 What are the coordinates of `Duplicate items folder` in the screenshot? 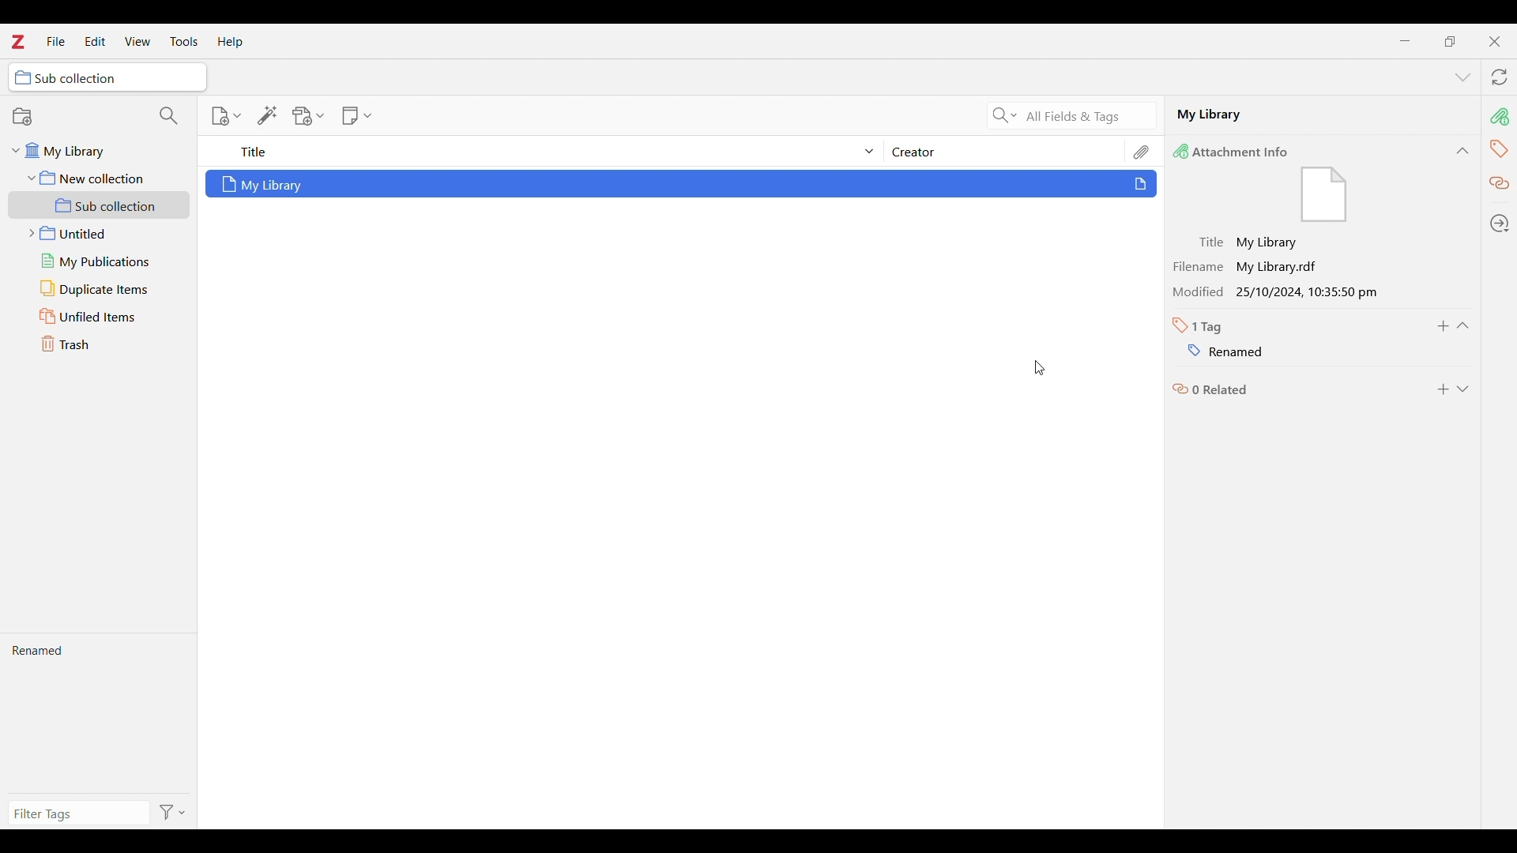 It's located at (100, 289).